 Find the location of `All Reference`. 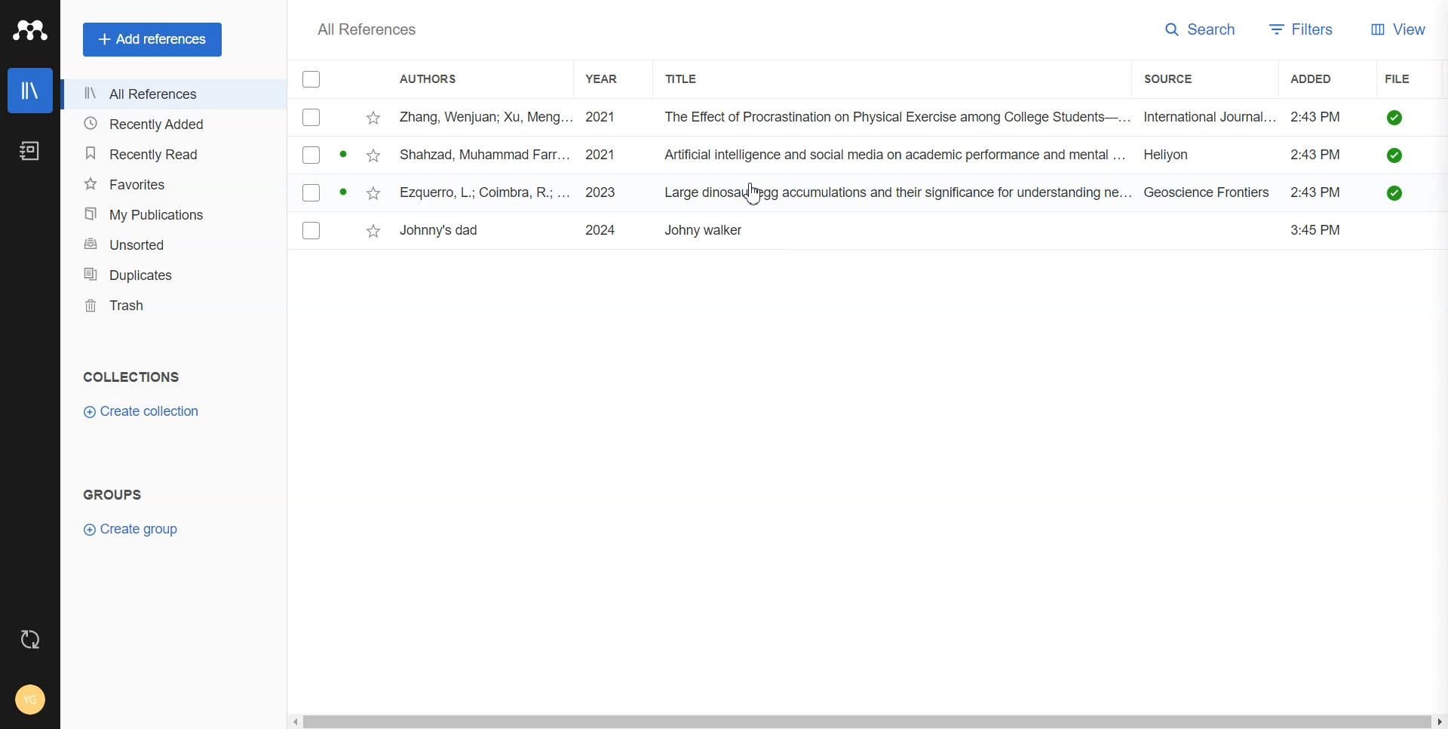

All Reference is located at coordinates (363, 29).